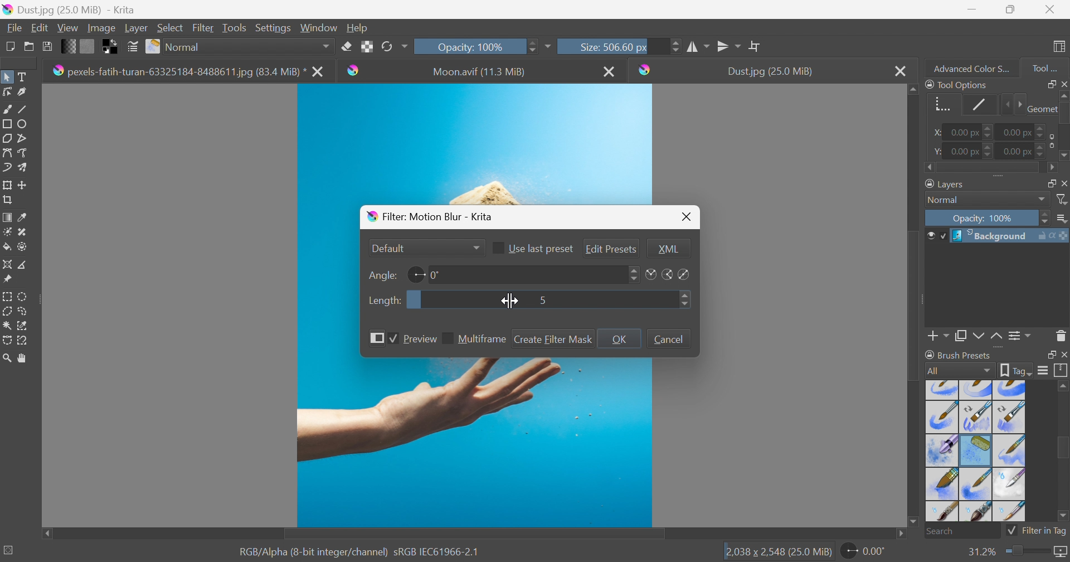 The image size is (1070, 562). Describe the element at coordinates (1061, 371) in the screenshot. I see `Storage resources` at that location.